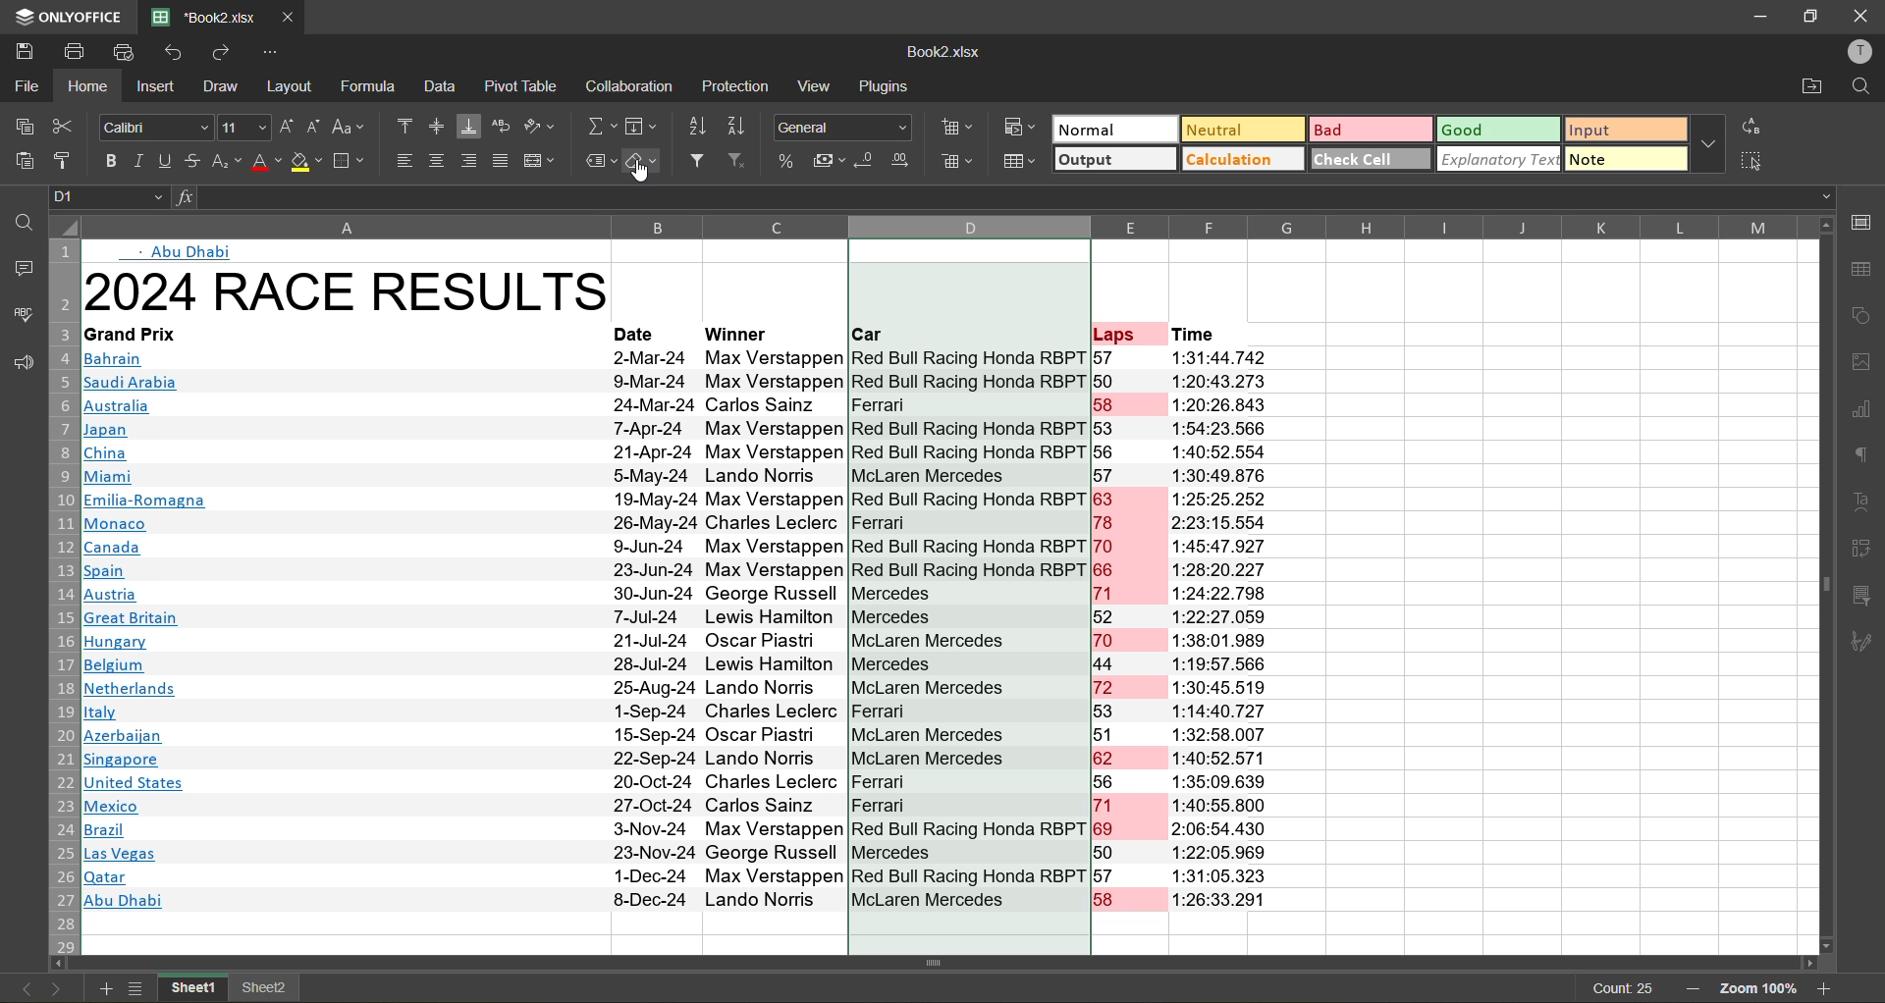  Describe the element at coordinates (967, 259) in the screenshot. I see `selected column` at that location.